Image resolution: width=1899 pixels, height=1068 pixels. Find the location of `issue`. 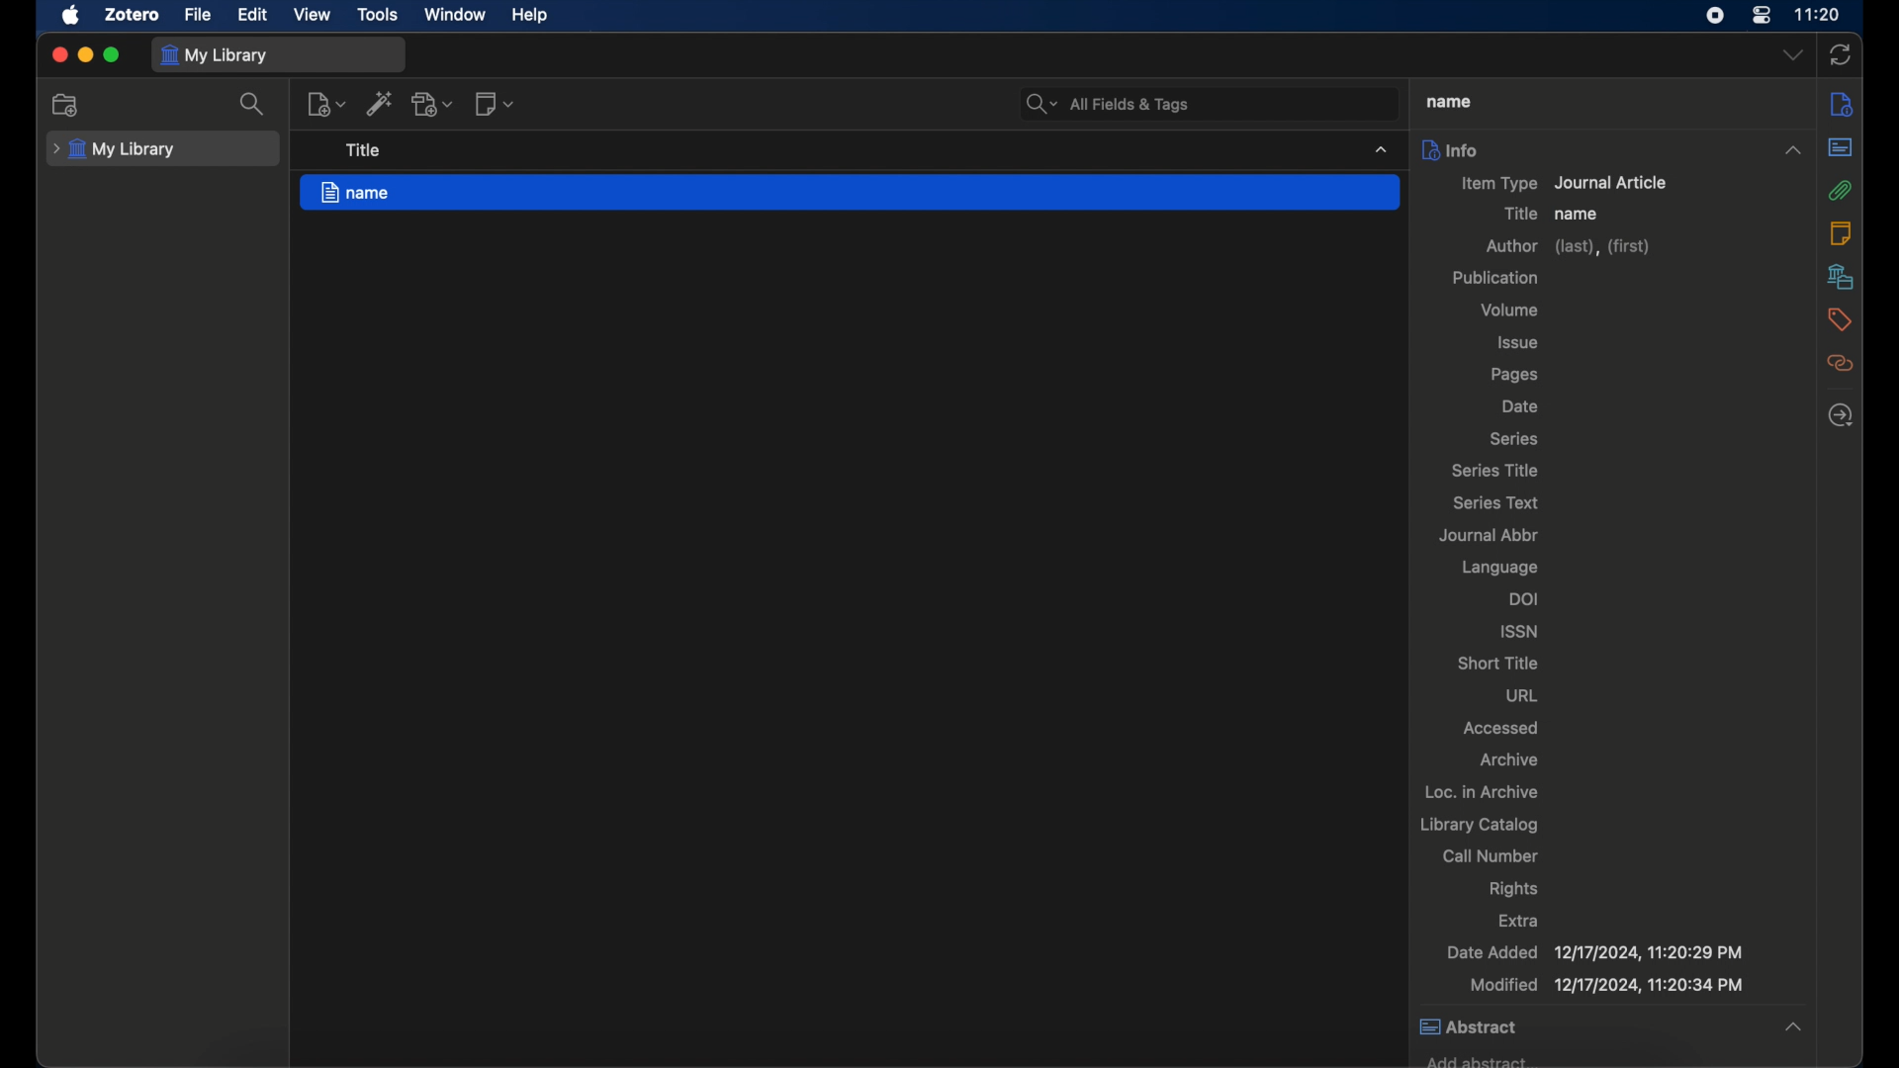

issue is located at coordinates (1519, 343).